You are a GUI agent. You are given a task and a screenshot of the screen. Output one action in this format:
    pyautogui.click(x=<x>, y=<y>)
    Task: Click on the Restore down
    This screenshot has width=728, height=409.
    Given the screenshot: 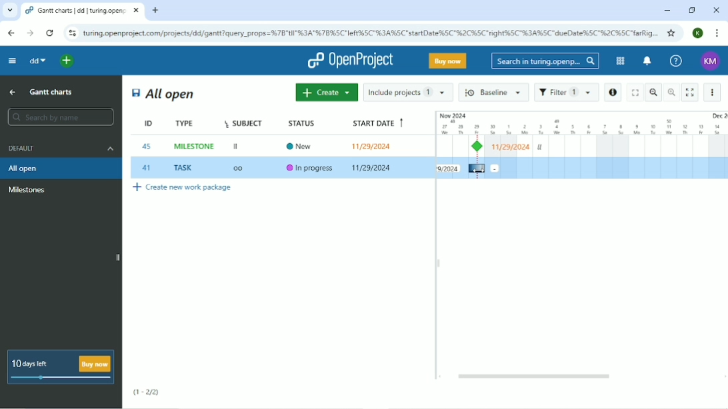 What is the action you would take?
    pyautogui.click(x=693, y=11)
    